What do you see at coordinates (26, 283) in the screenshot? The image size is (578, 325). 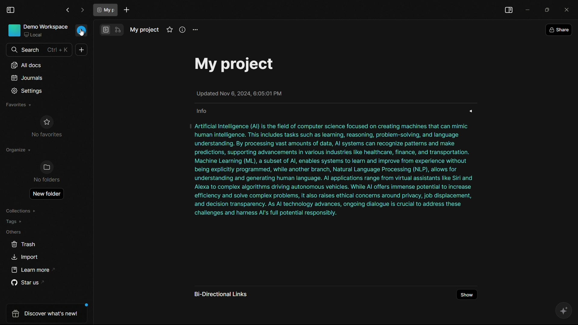 I see `star us` at bounding box center [26, 283].